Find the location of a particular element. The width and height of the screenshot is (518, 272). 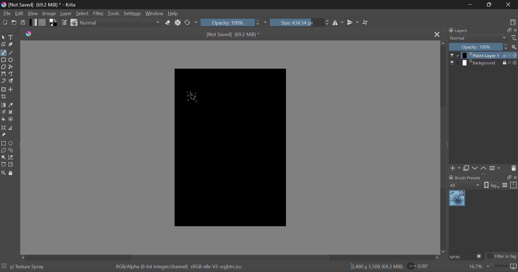

logo is located at coordinates (29, 34).